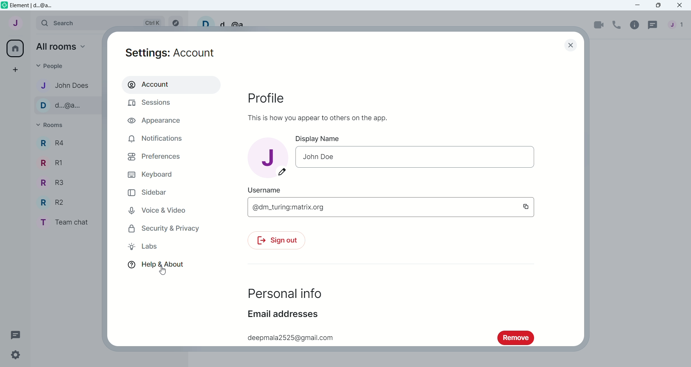  I want to click on Home options, so click(58, 47).